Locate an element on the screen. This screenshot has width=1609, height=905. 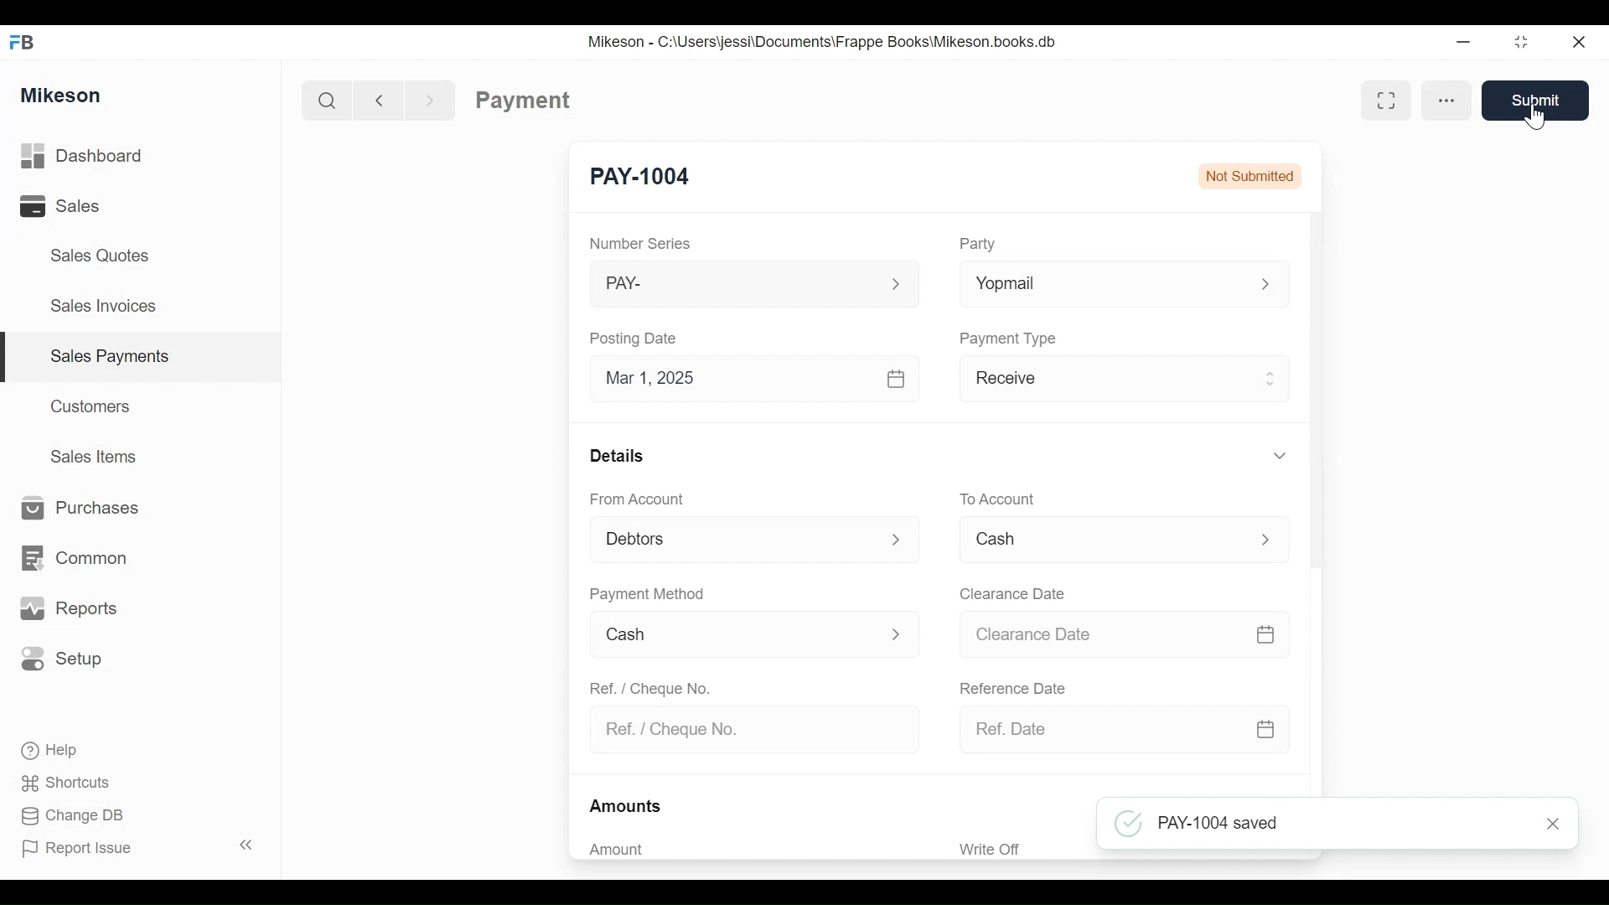
Customers is located at coordinates (95, 405).